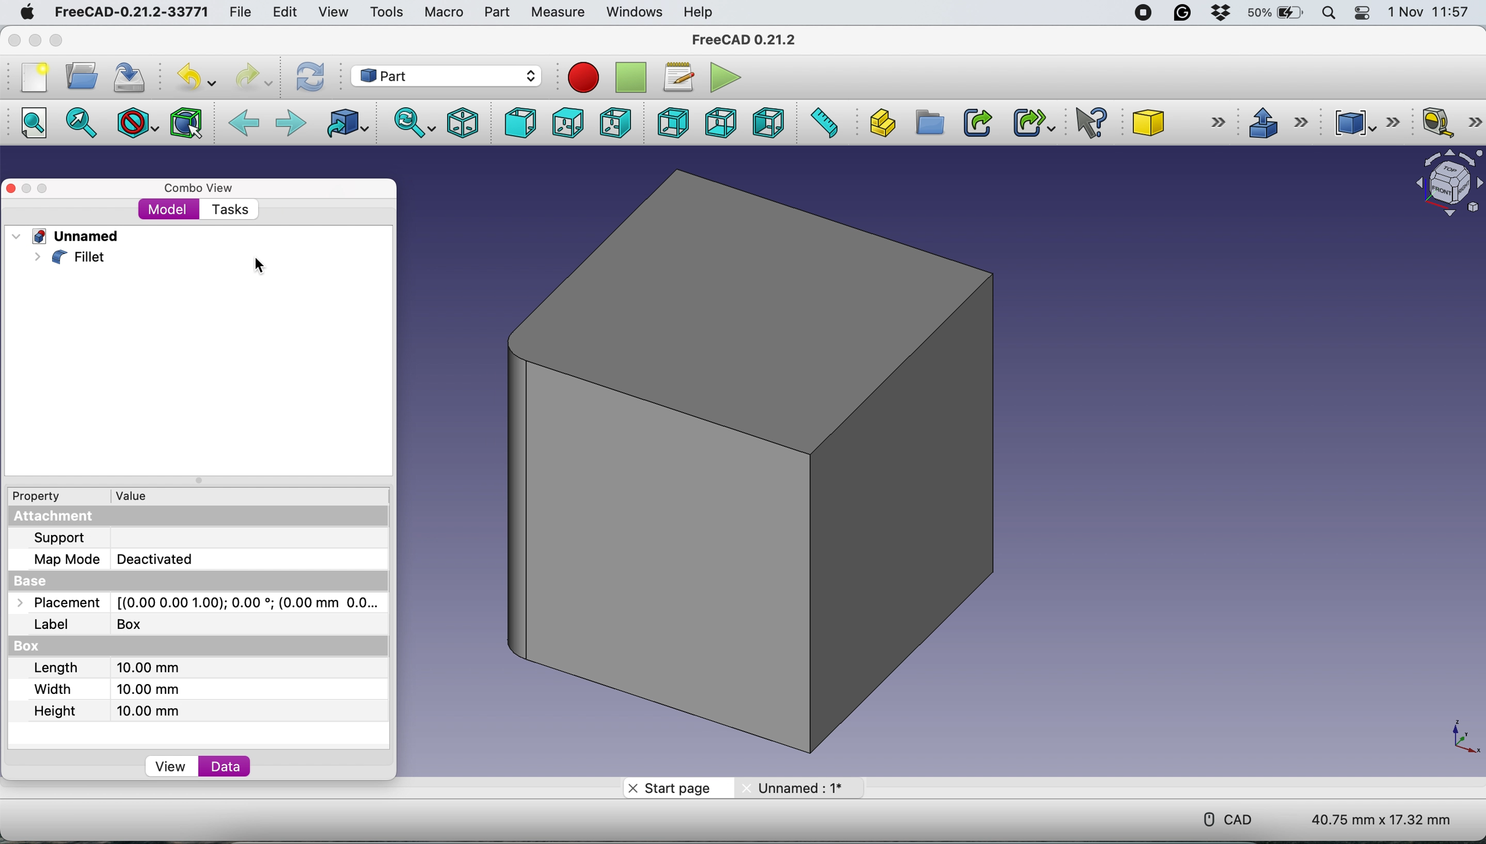  Describe the element at coordinates (74, 238) in the screenshot. I see `unnamed` at that location.